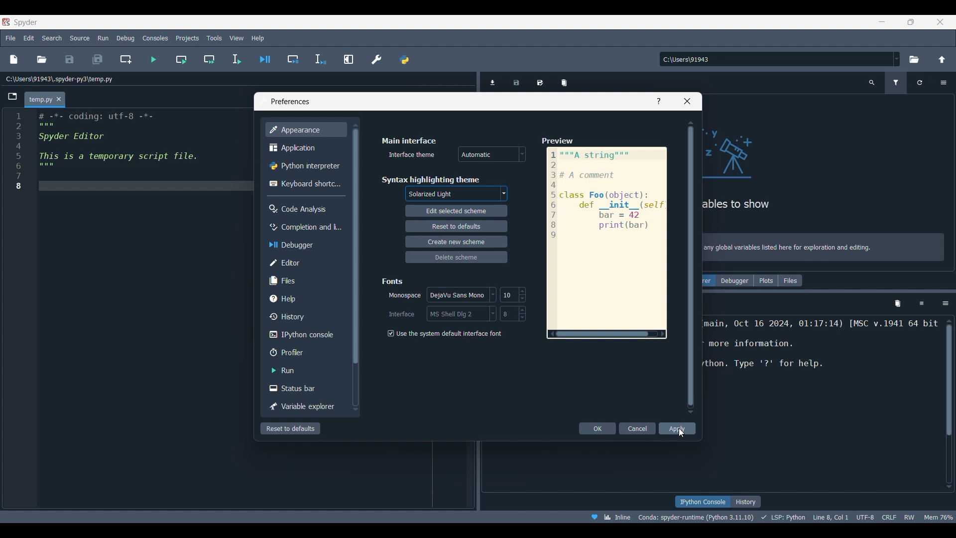 This screenshot has height=538, width=956. I want to click on Completion and linting, so click(305, 227).